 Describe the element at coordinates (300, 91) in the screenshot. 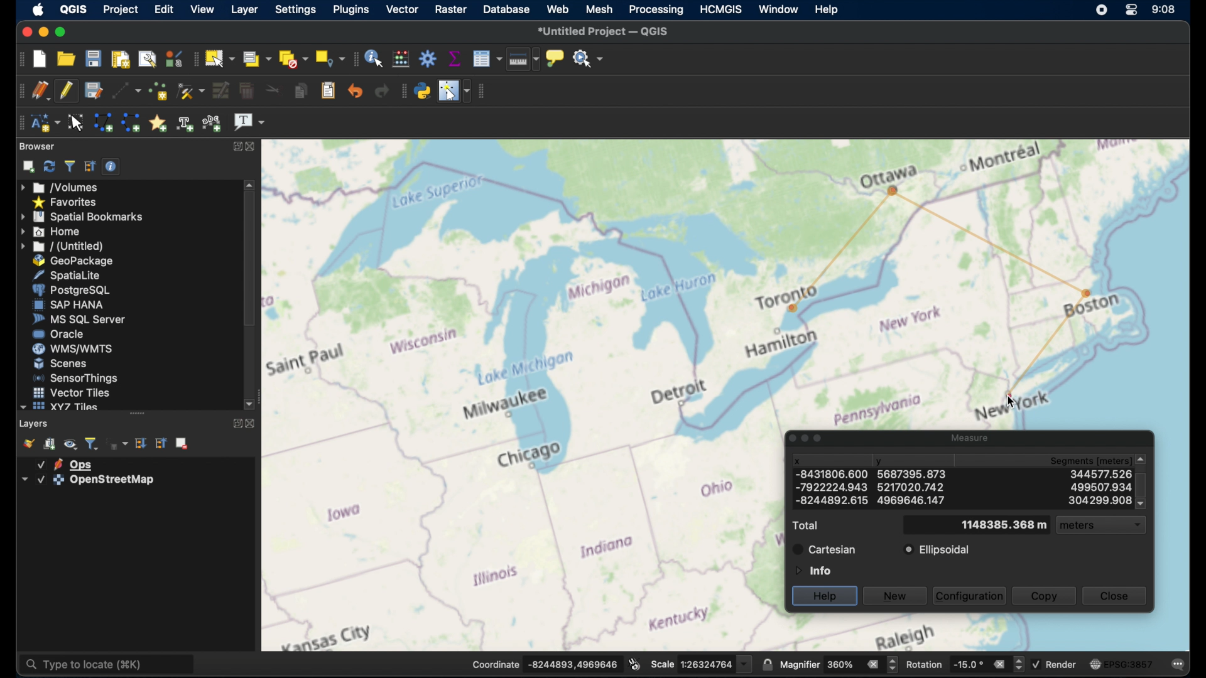

I see `copy features` at that location.